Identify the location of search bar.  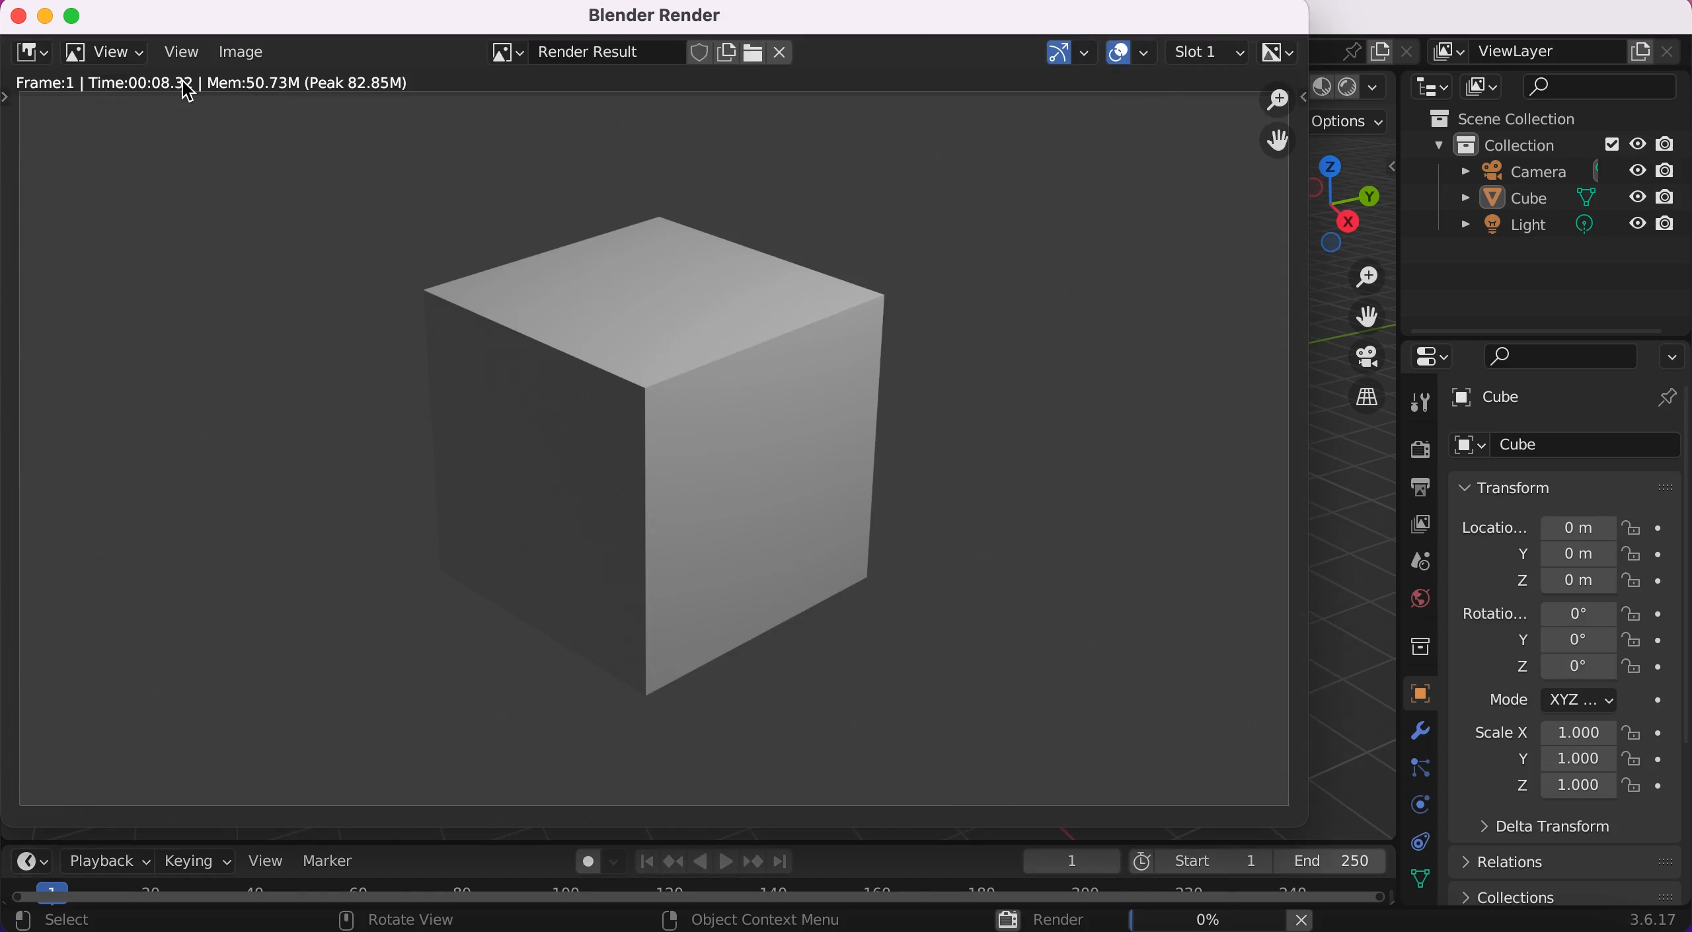
(1601, 86).